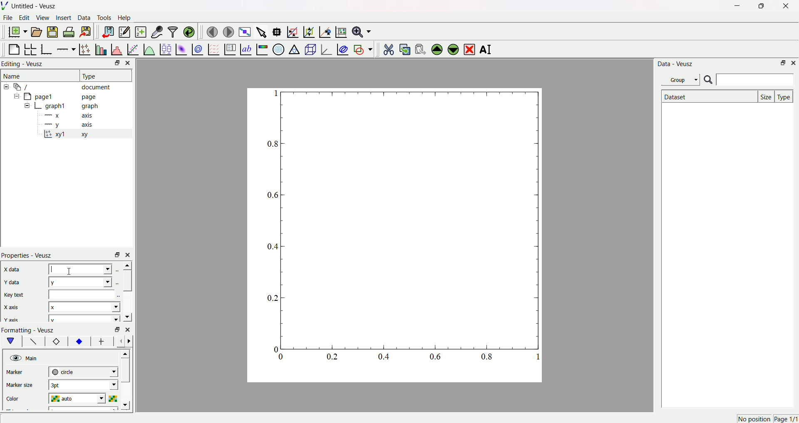  What do you see at coordinates (15, 295) in the screenshot?
I see `Key text` at bounding box center [15, 295].